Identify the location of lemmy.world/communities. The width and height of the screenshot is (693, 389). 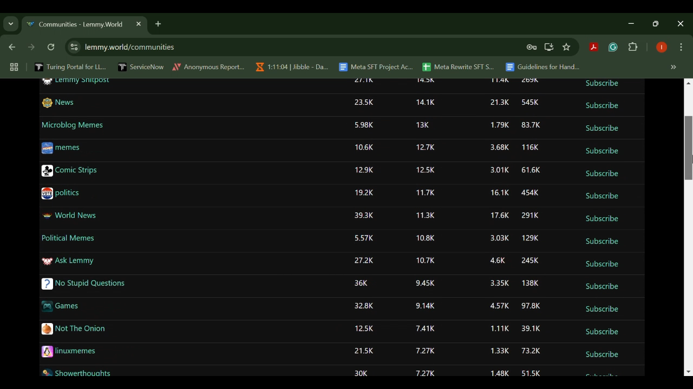
(131, 46).